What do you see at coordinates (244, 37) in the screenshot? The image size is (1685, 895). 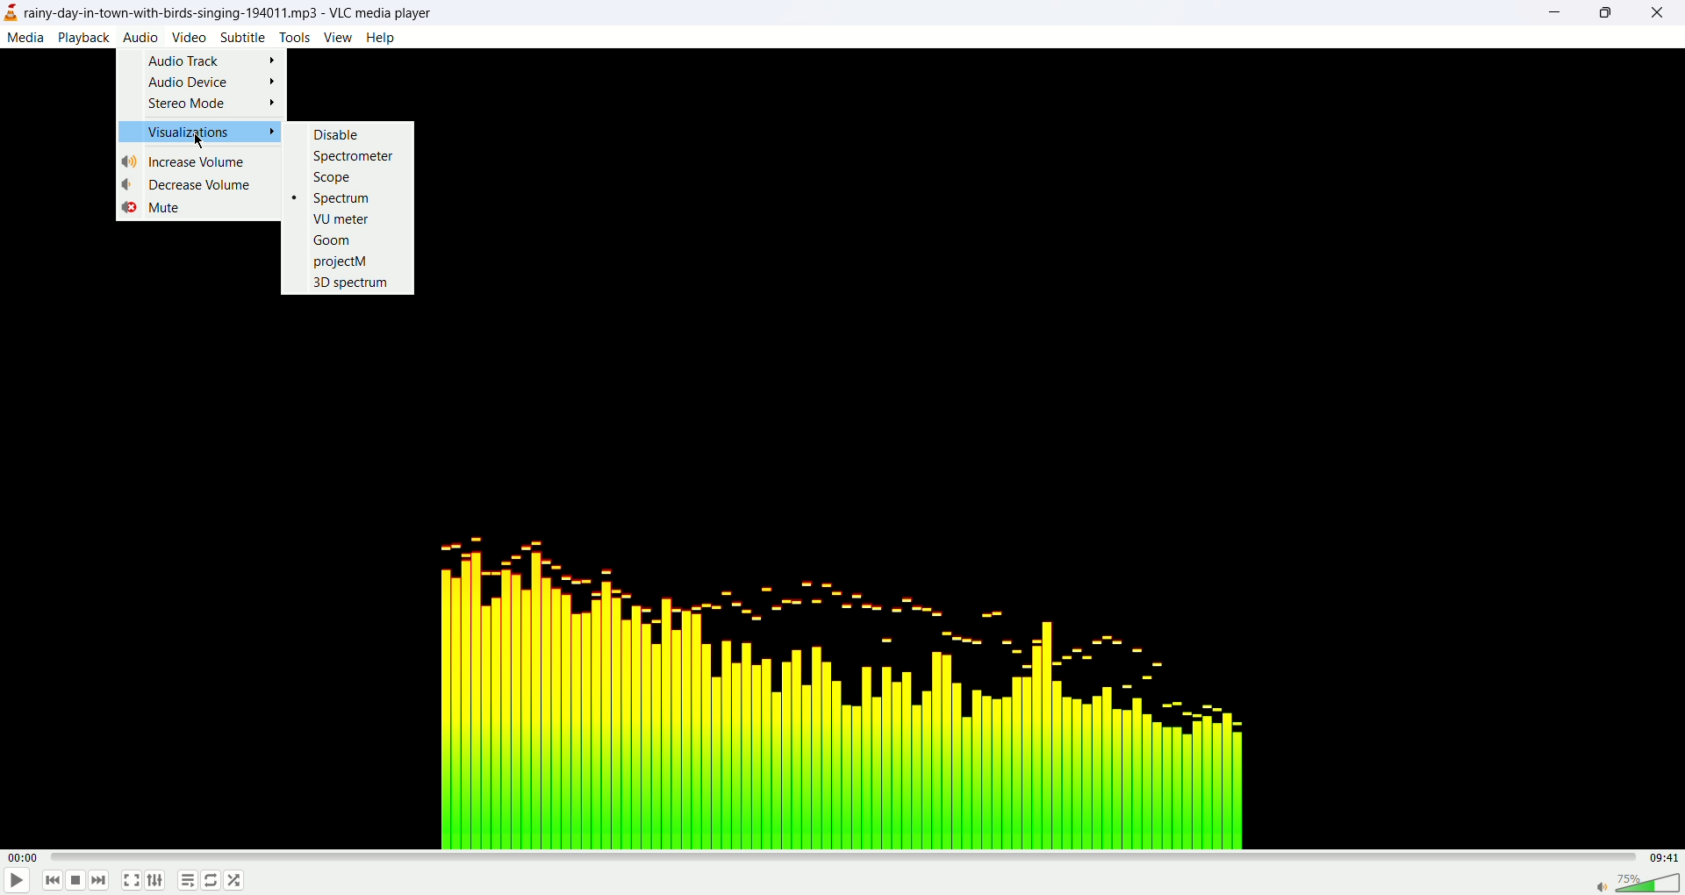 I see `subtitle` at bounding box center [244, 37].